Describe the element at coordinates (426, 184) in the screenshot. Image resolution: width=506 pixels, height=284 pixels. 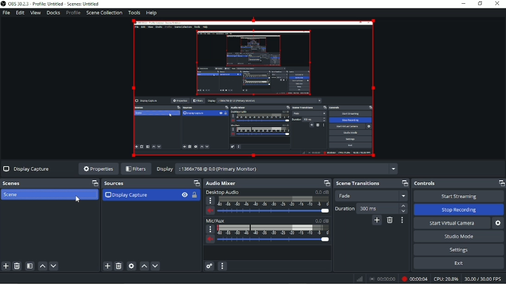
I see `Controls` at that location.